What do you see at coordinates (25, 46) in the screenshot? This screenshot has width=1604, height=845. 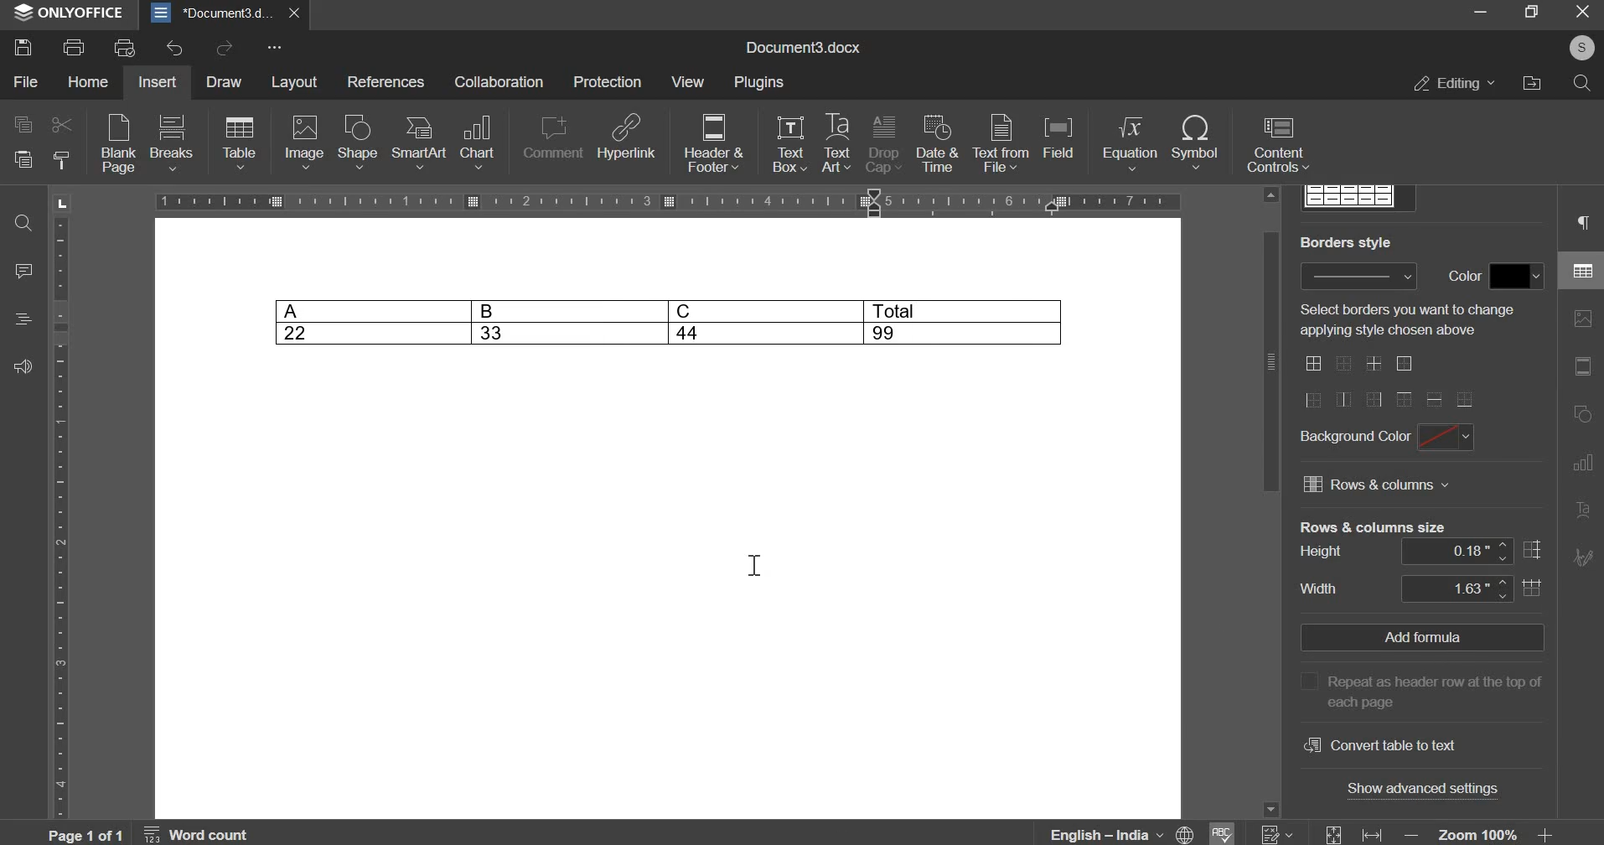 I see `save` at bounding box center [25, 46].